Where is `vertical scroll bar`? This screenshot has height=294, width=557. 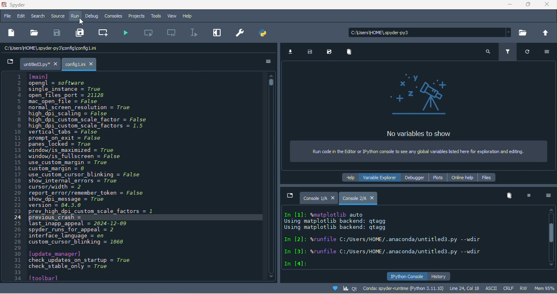
vertical scroll bar is located at coordinates (550, 237).